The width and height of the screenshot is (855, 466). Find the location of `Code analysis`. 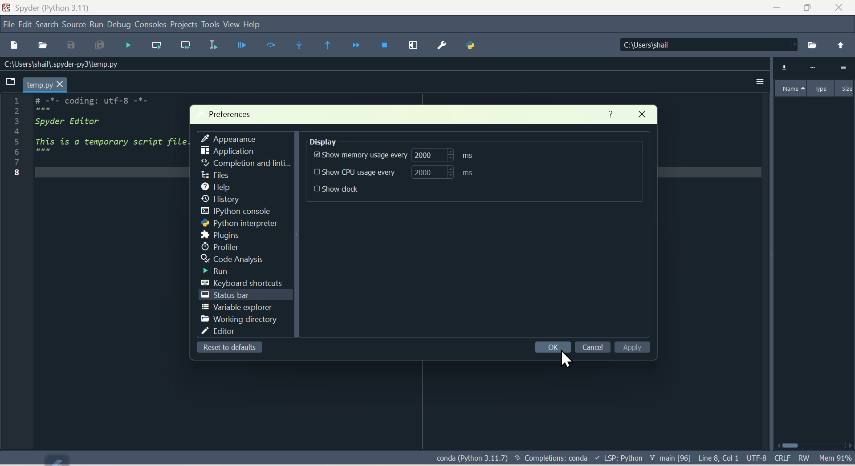

Code analysis is located at coordinates (234, 259).